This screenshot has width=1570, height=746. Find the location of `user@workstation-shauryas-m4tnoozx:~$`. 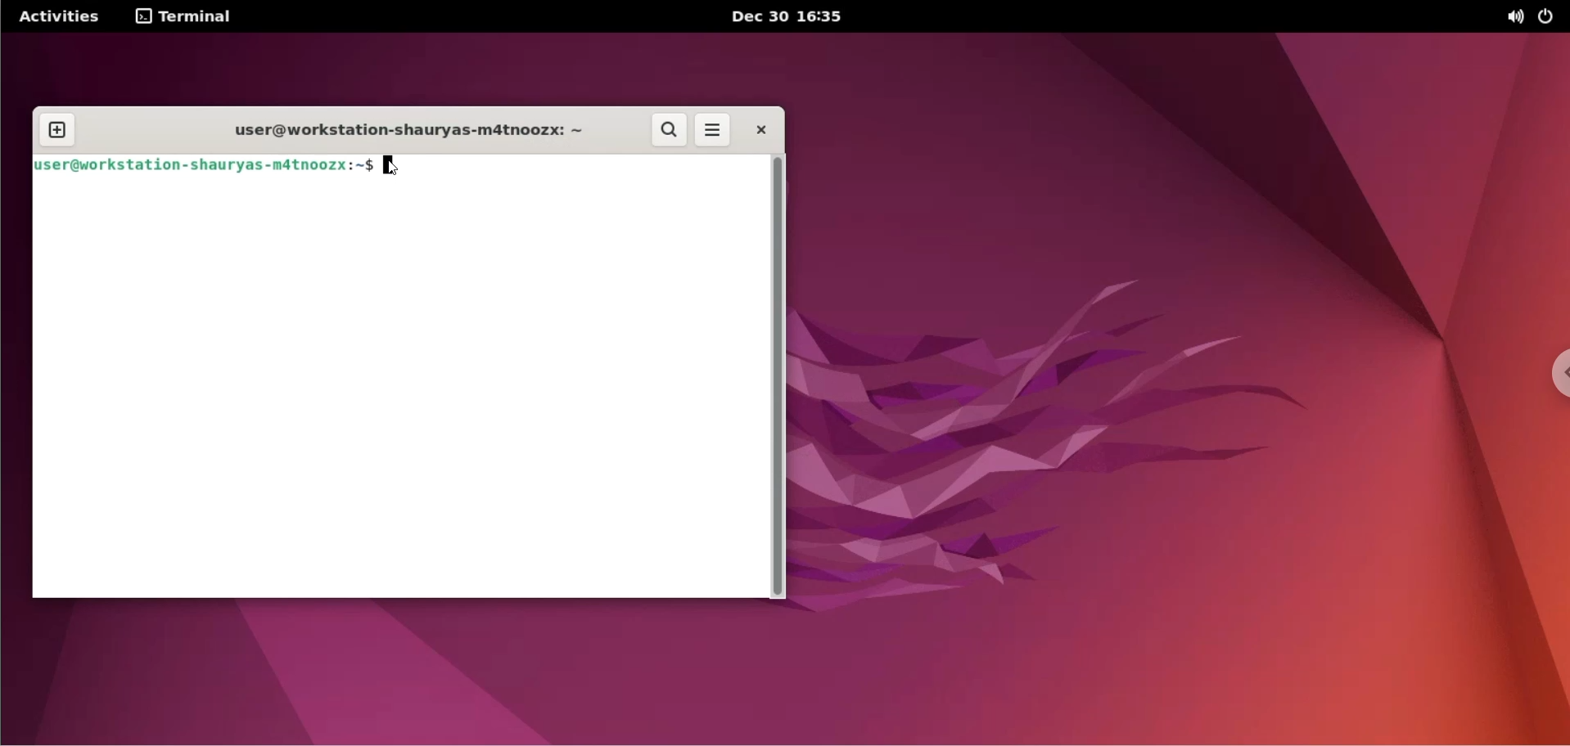

user@workstation-shauryas-m4tnoozx:~$ is located at coordinates (204, 169).